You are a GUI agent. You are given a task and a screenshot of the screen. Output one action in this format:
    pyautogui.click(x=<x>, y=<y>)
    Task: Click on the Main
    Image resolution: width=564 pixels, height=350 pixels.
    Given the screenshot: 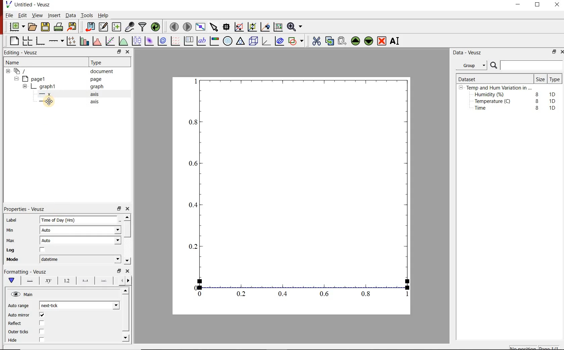 What is the action you would take?
    pyautogui.click(x=33, y=295)
    